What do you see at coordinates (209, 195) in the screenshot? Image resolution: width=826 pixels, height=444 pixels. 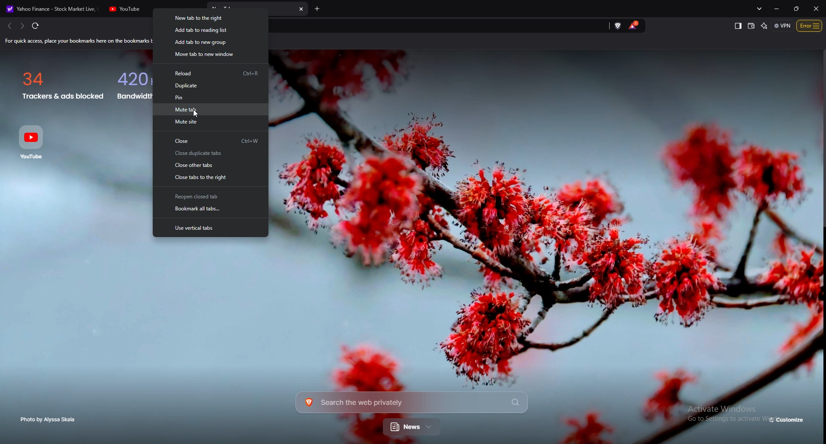 I see `reopen closed tabs` at bounding box center [209, 195].